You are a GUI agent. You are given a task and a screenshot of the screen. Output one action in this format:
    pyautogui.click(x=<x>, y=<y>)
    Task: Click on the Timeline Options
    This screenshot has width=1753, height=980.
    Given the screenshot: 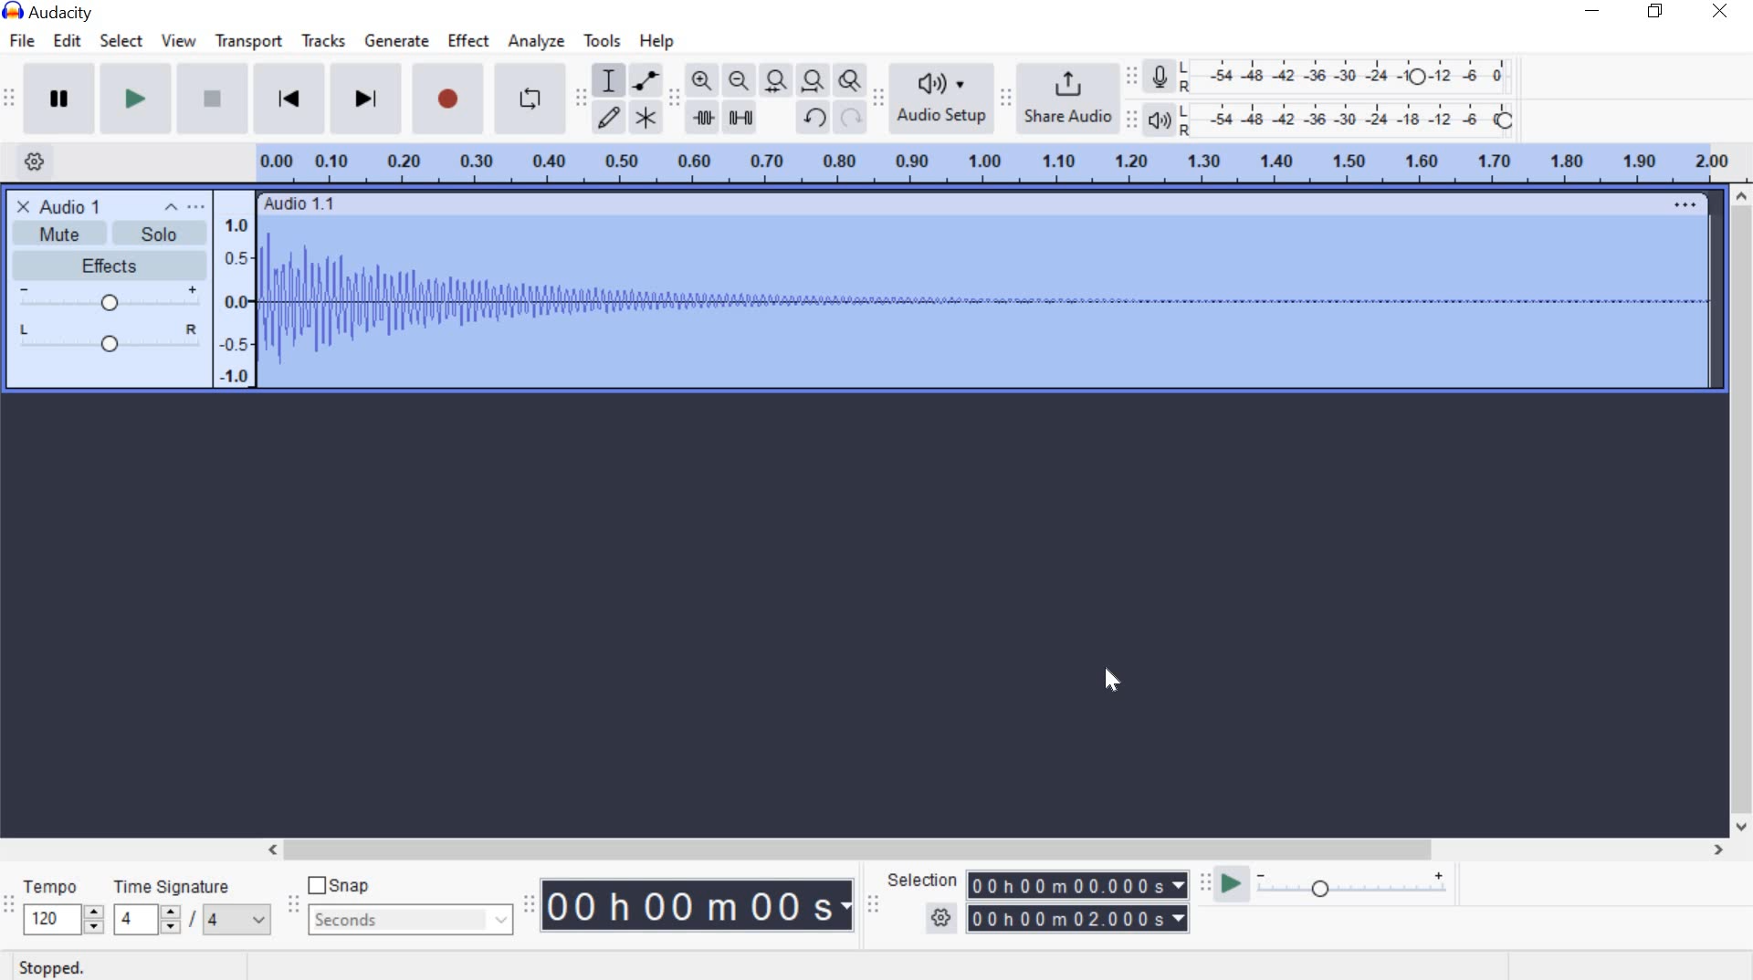 What is the action you would take?
    pyautogui.click(x=39, y=163)
    